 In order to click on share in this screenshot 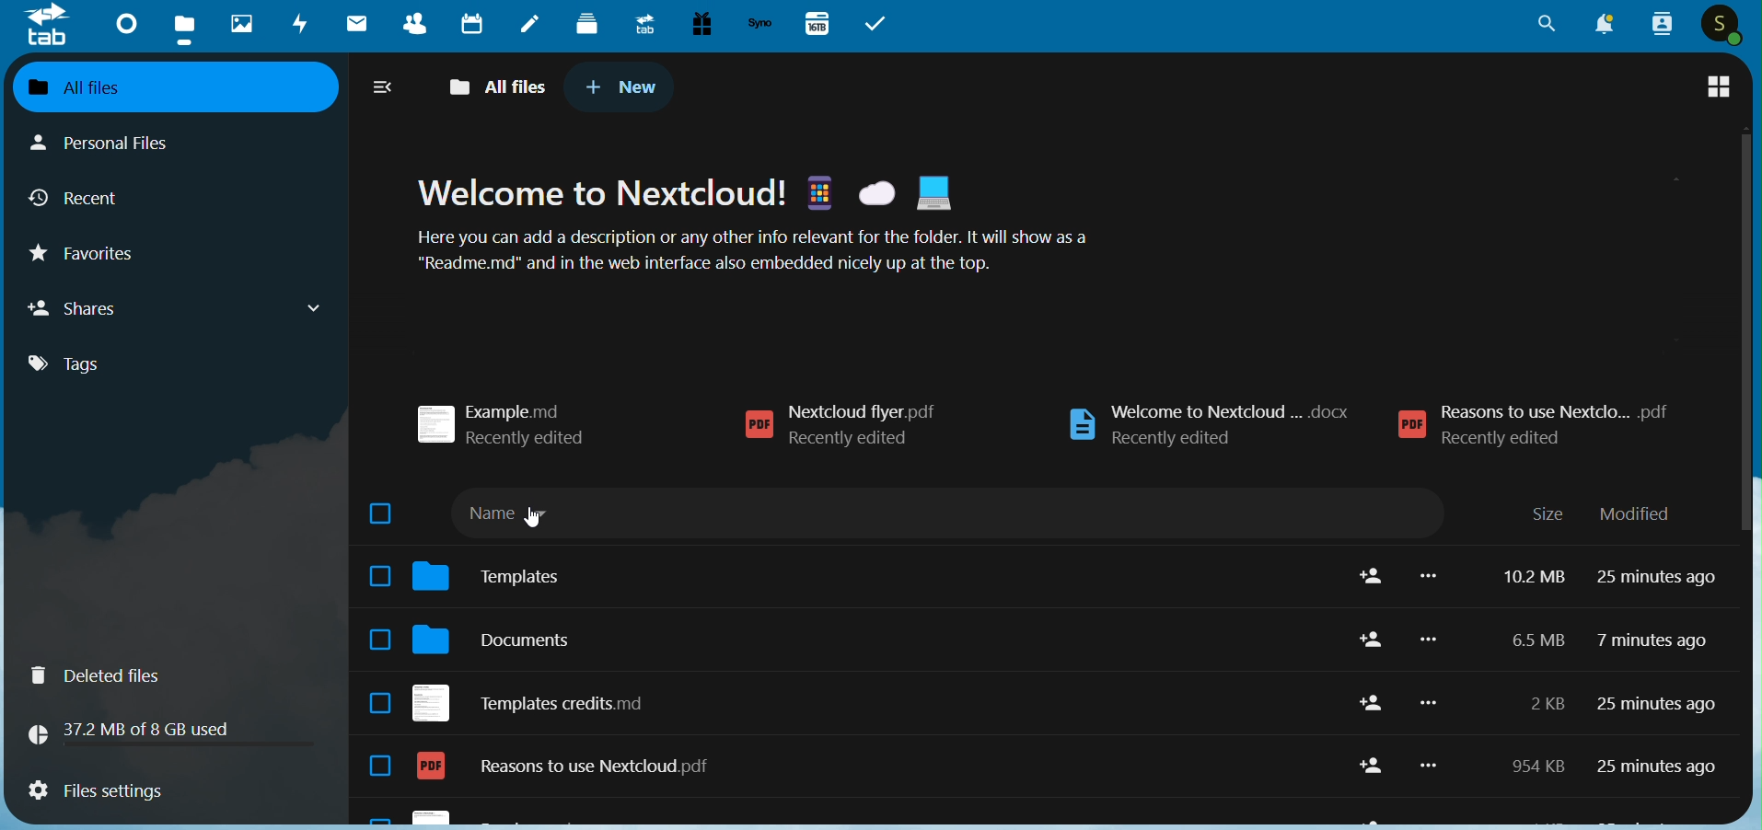, I will do `click(1366, 674)`.